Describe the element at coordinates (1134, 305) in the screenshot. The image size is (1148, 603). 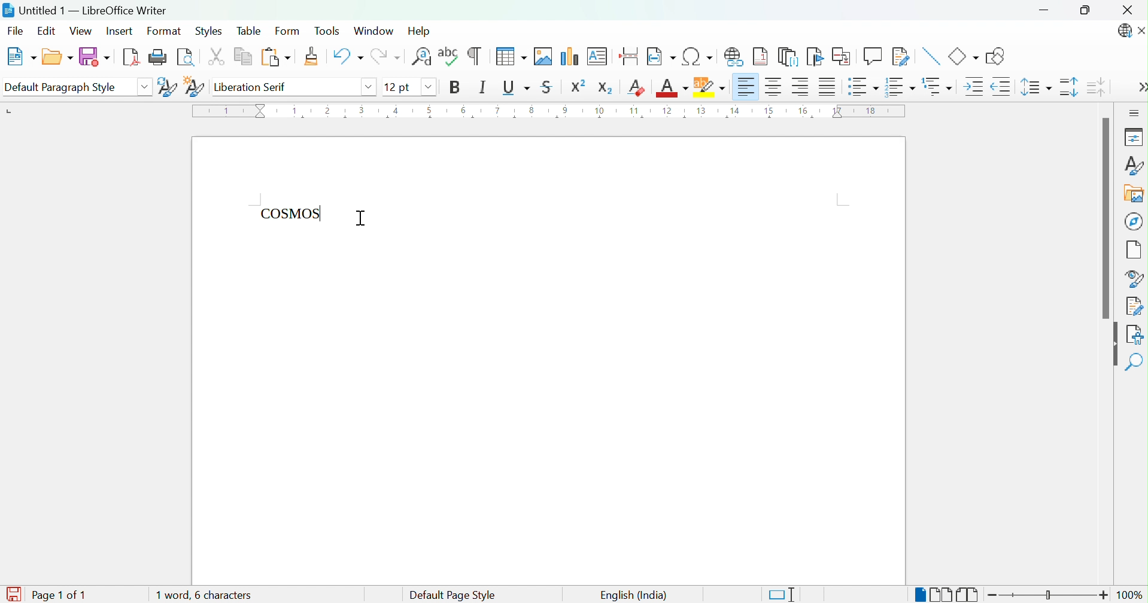
I see `Manage Settings` at that location.